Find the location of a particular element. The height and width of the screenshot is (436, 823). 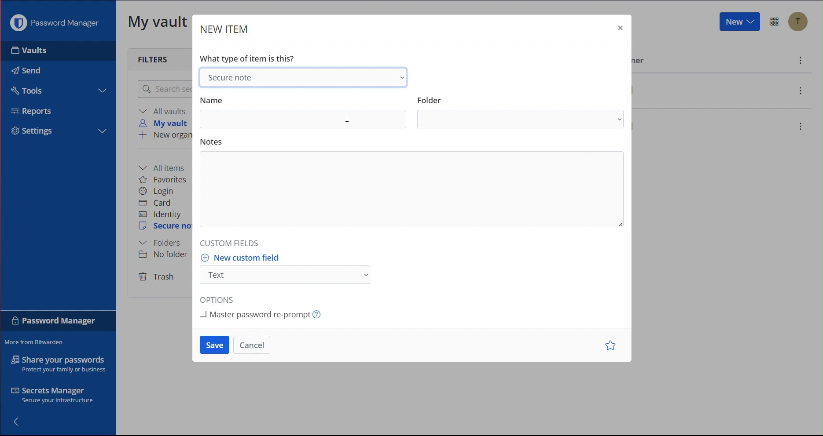

All vaults is located at coordinates (164, 111).